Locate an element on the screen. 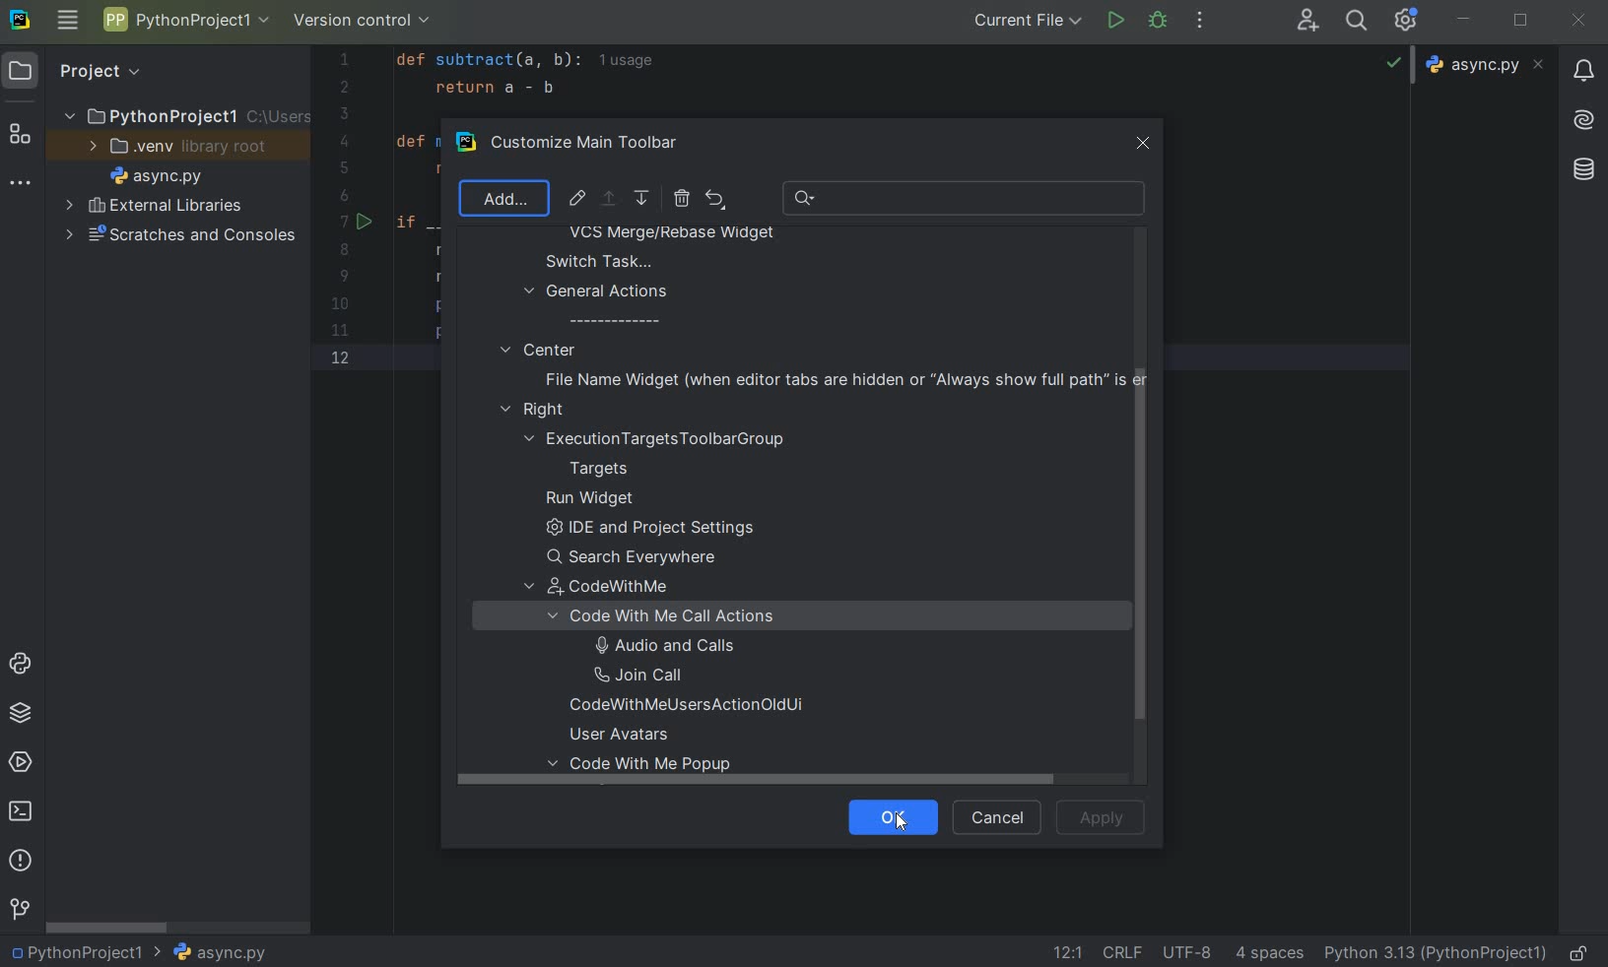 The height and width of the screenshot is (967, 1608). DEBUG is located at coordinates (1162, 24).